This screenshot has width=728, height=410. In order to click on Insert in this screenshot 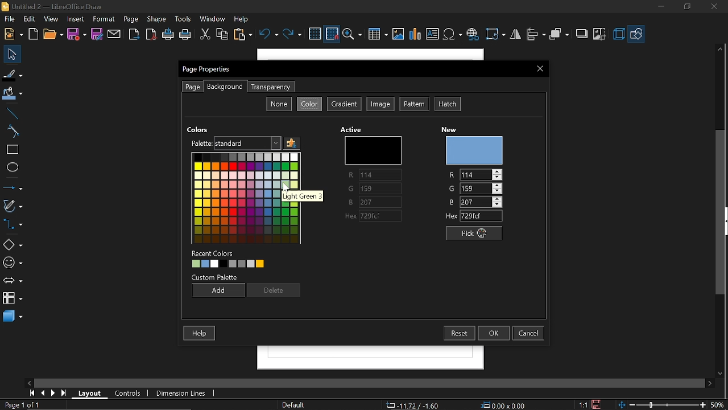, I will do `click(76, 19)`.